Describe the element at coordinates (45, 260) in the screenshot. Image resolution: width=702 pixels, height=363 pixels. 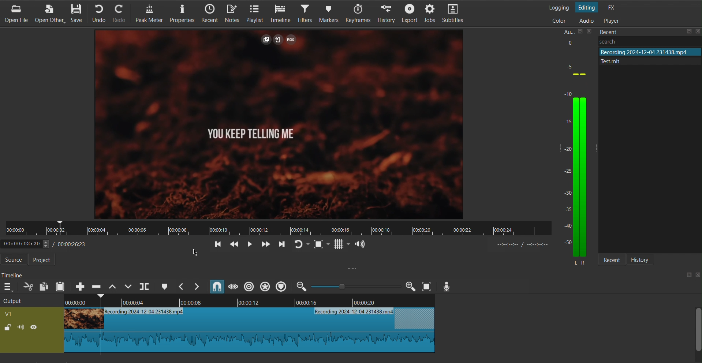
I see `Project` at that location.